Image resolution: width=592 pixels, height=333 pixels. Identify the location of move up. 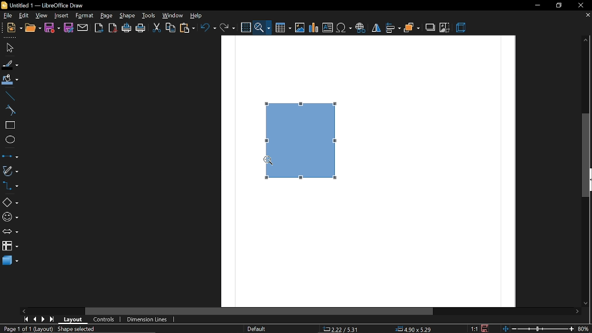
(586, 40).